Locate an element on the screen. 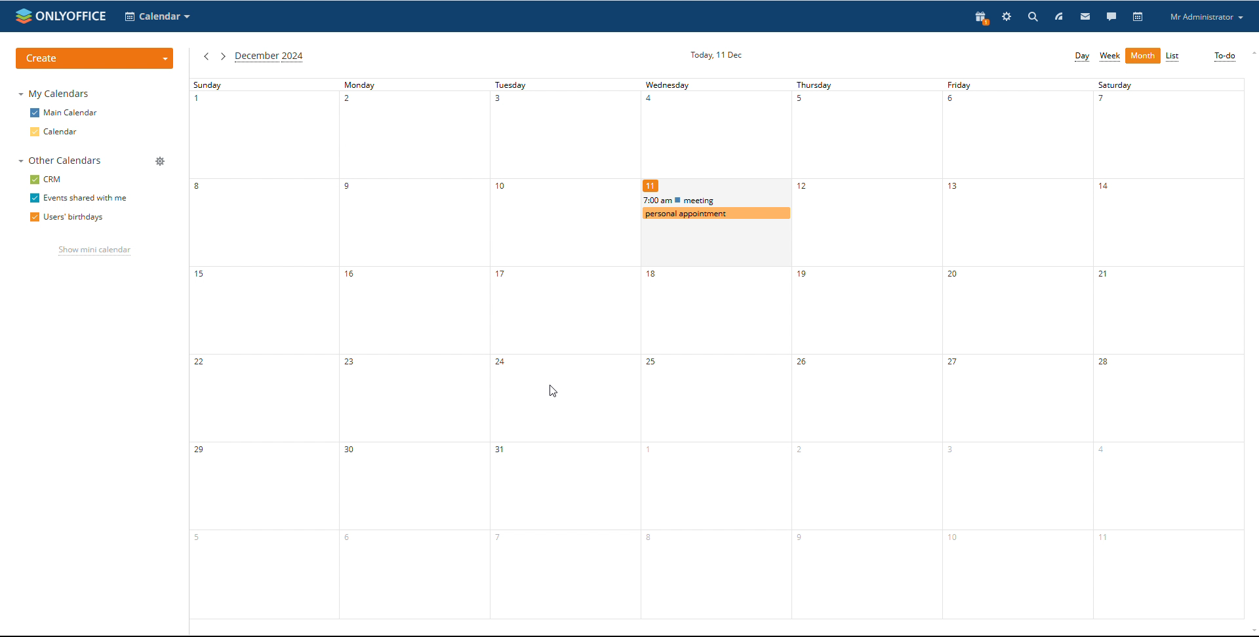 This screenshot has width=1259, height=637. week view is located at coordinates (1110, 57).